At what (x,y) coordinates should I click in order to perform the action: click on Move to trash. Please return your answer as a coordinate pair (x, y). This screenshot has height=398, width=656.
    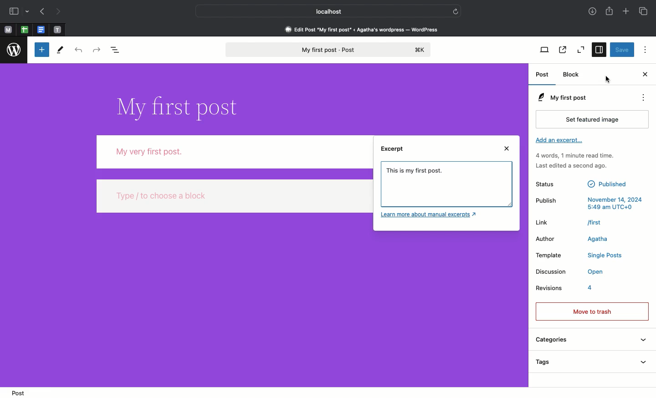
    Looking at the image, I should click on (592, 311).